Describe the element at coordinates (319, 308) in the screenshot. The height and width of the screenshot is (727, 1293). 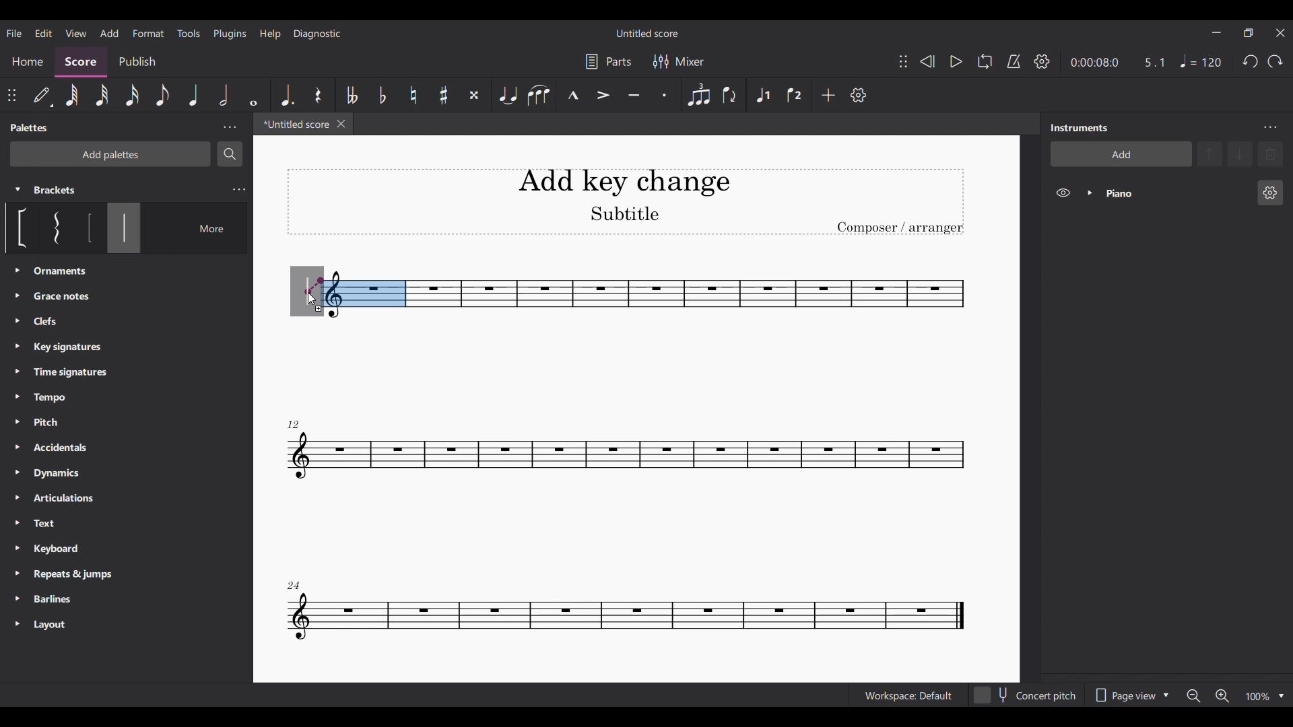
I see `Indicates addition` at that location.